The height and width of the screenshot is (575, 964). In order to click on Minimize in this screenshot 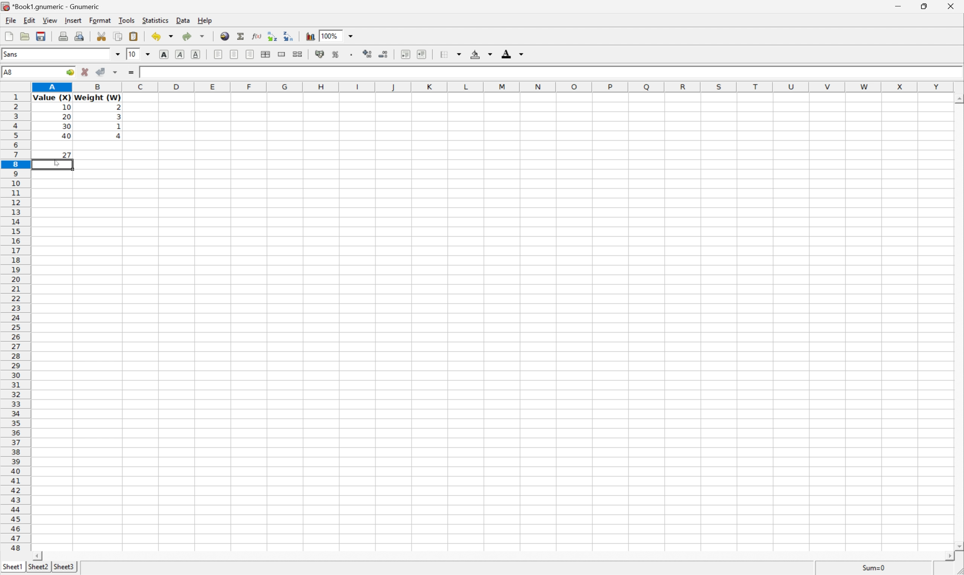, I will do `click(898, 5)`.